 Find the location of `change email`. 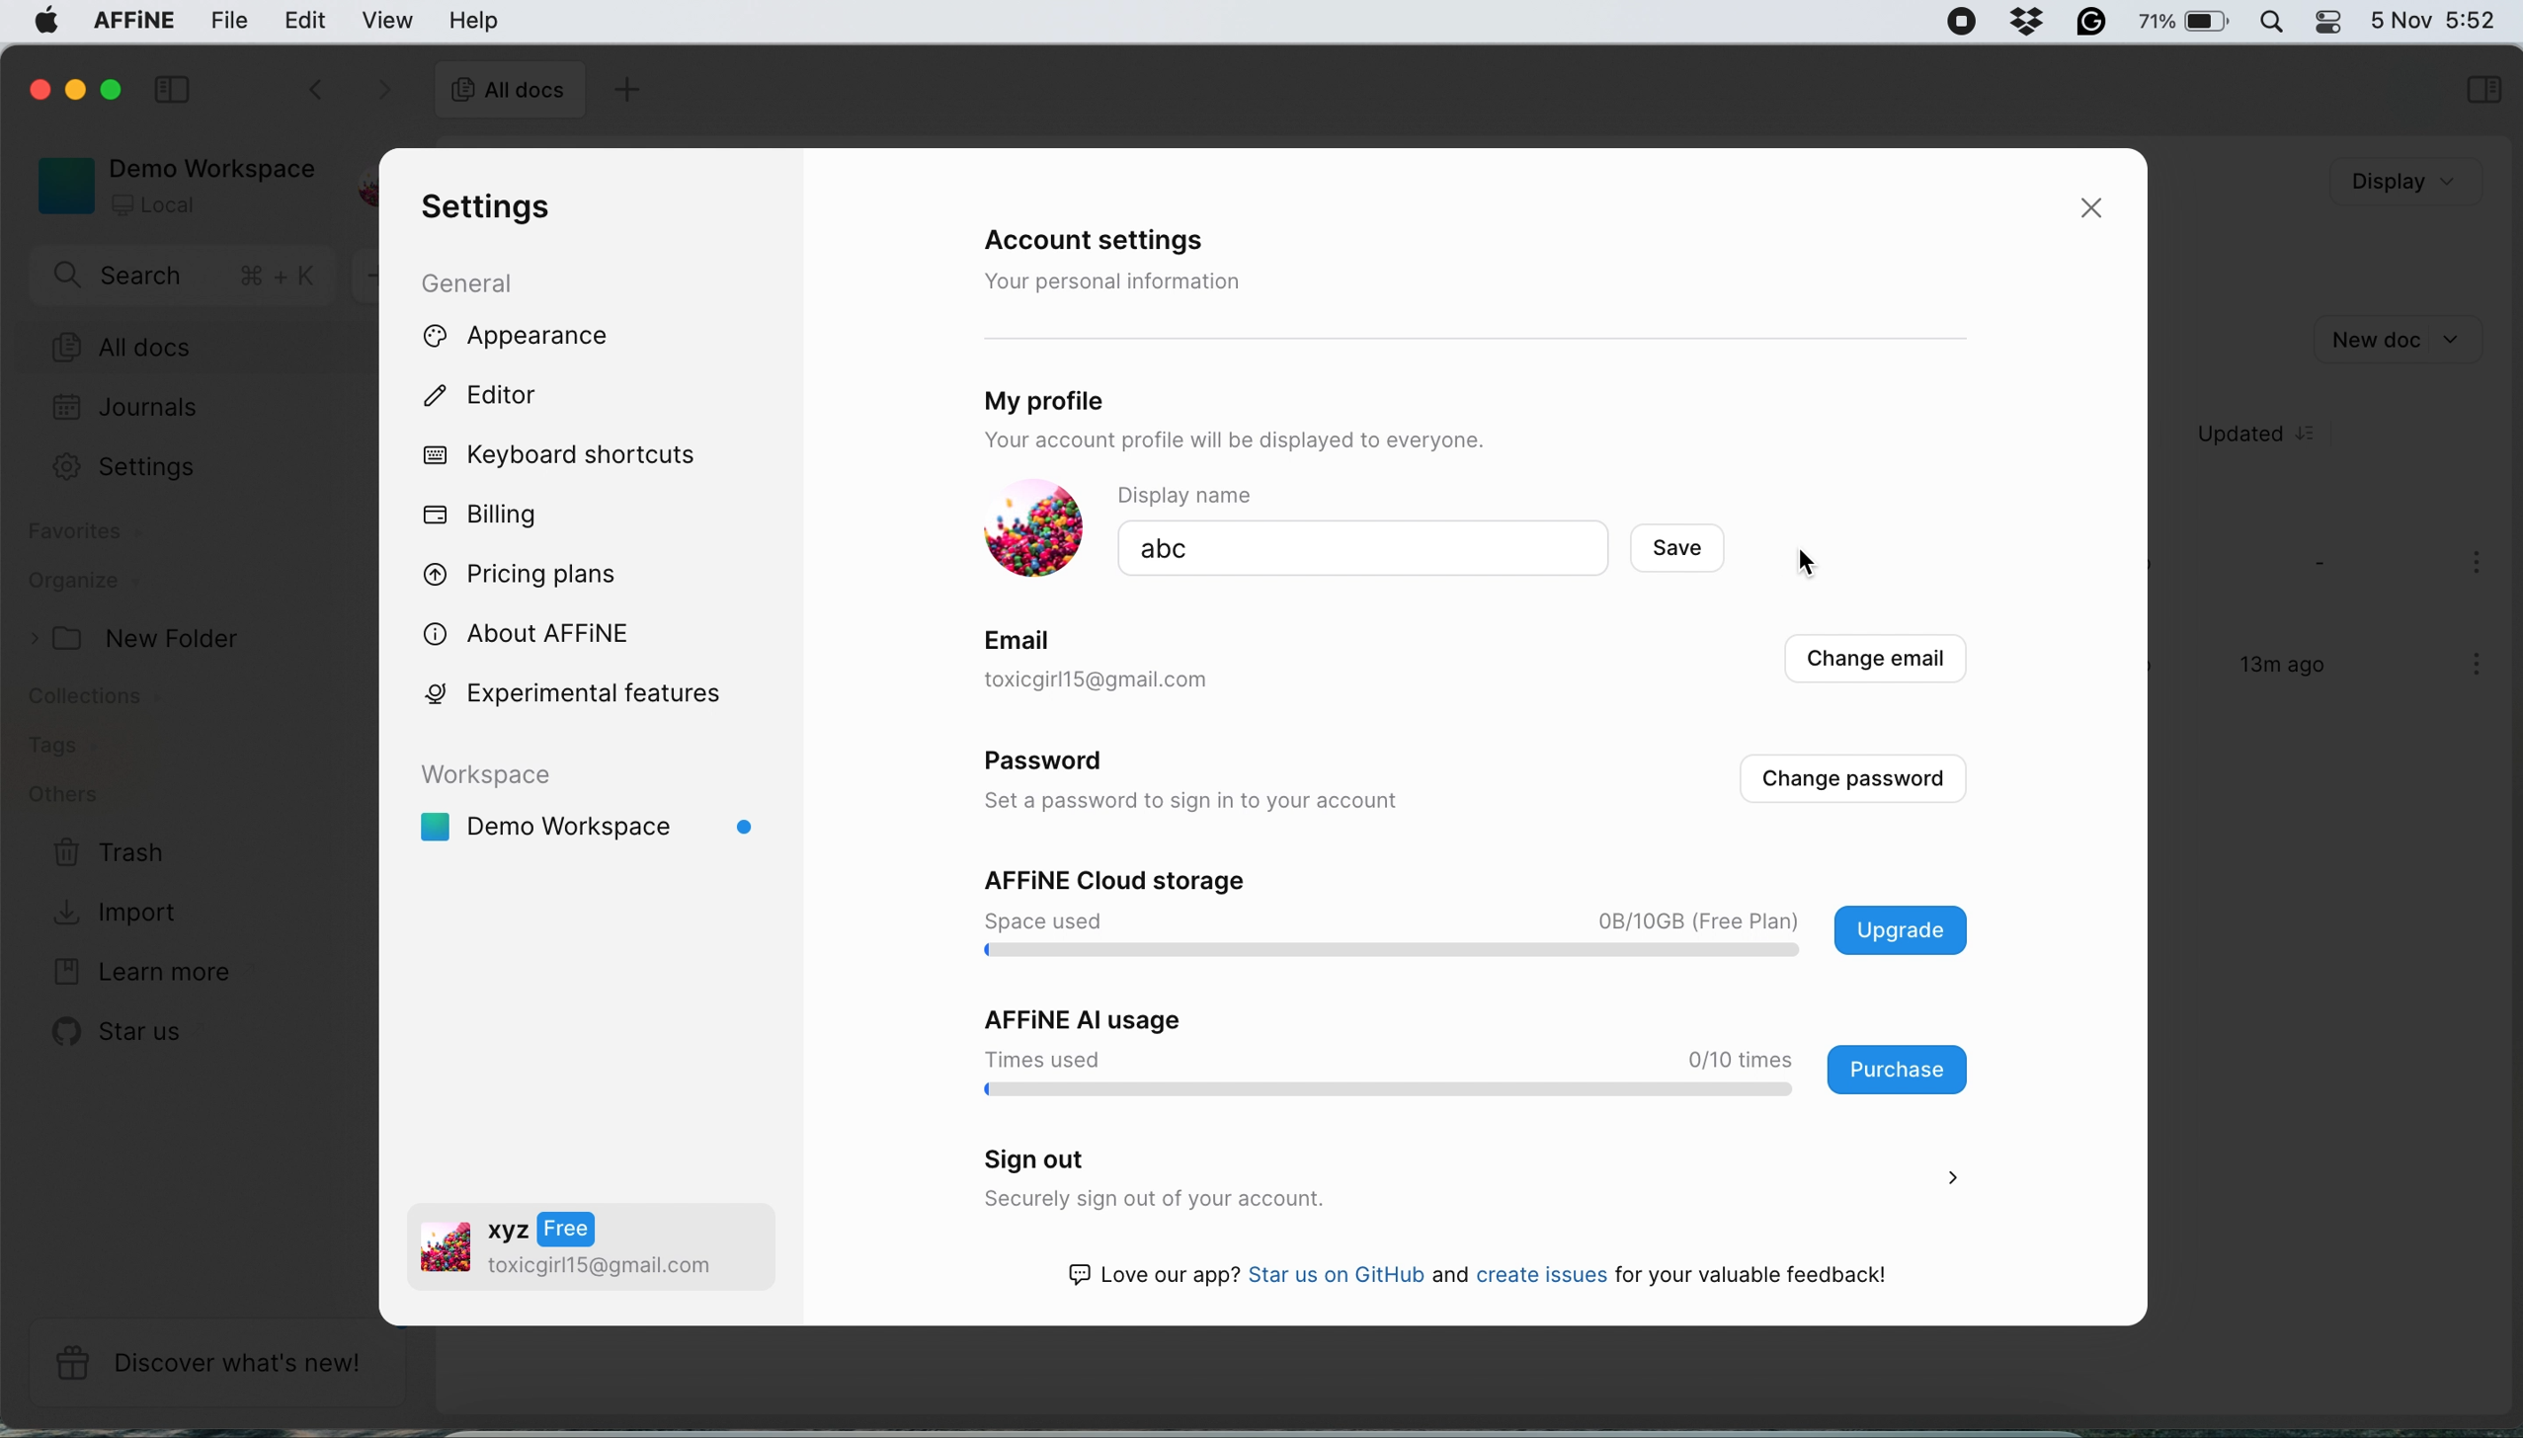

change email is located at coordinates (1871, 664).